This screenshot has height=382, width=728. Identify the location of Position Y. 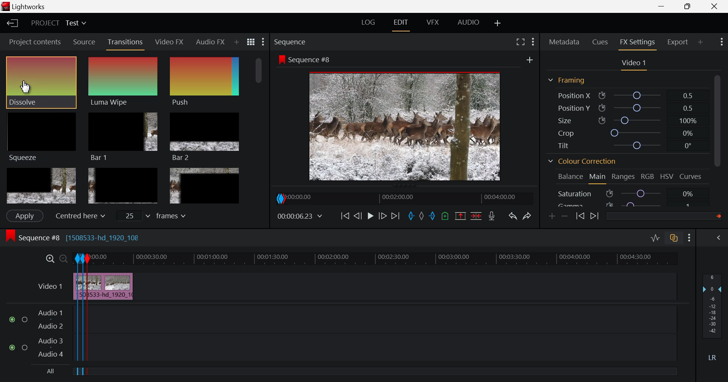
(628, 108).